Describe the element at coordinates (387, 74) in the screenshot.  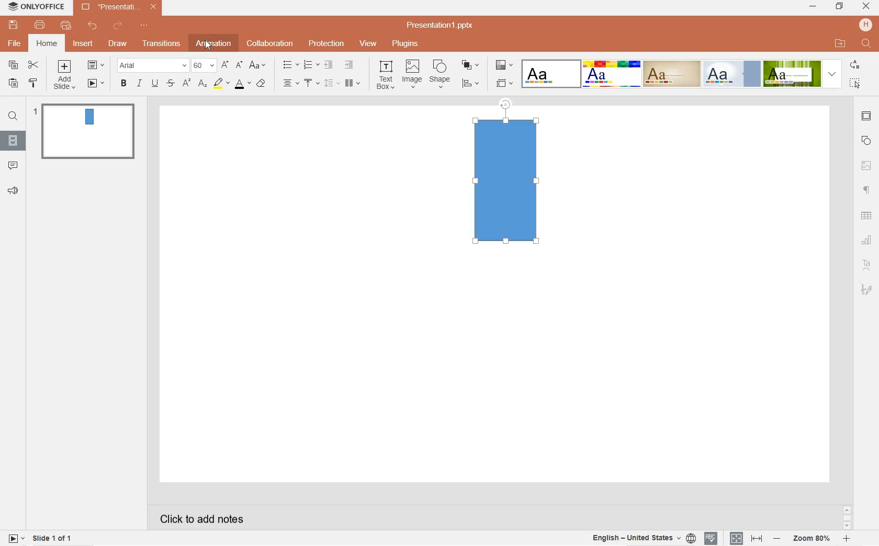
I see `text box` at that location.